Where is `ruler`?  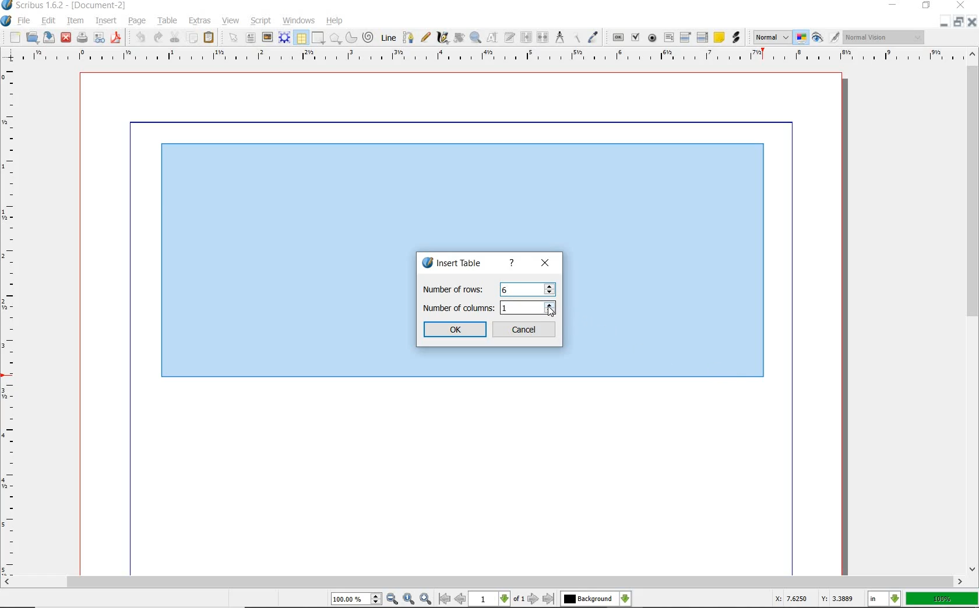
ruler is located at coordinates (10, 321).